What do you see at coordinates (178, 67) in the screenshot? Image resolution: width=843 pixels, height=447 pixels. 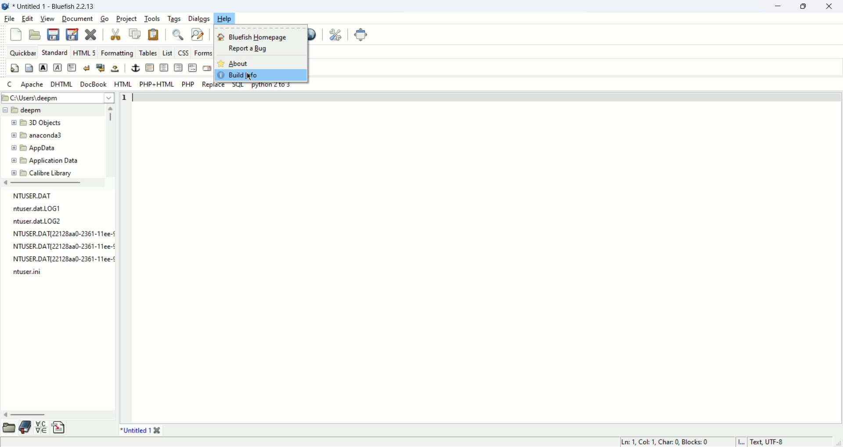 I see `right justify` at bounding box center [178, 67].